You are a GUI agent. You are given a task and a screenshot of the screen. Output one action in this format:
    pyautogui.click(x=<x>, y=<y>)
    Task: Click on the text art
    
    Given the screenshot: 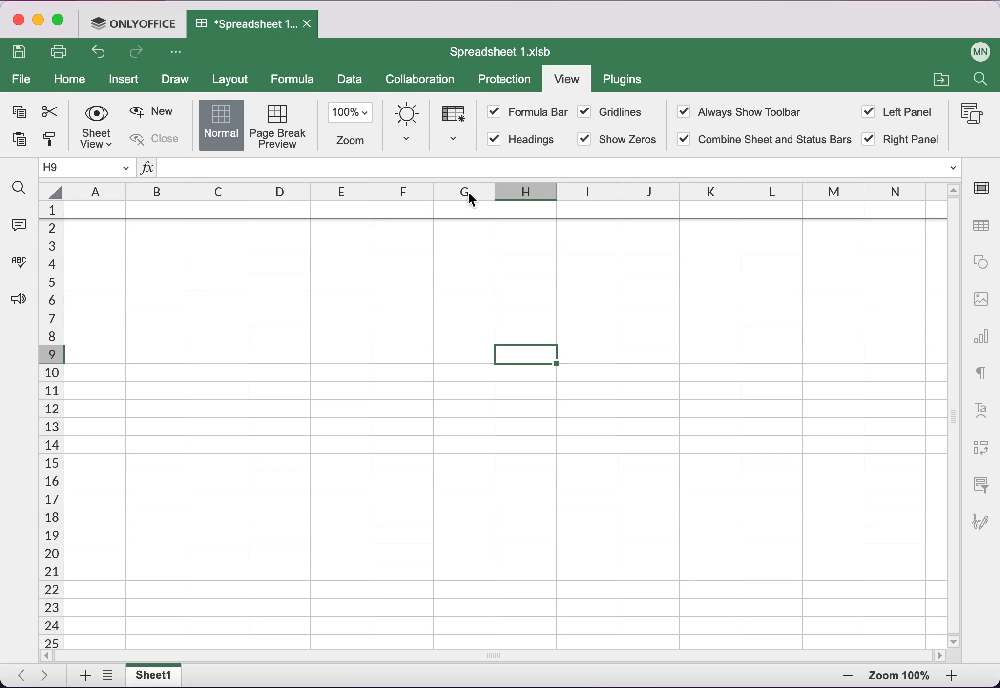 What is the action you would take?
    pyautogui.click(x=983, y=409)
    